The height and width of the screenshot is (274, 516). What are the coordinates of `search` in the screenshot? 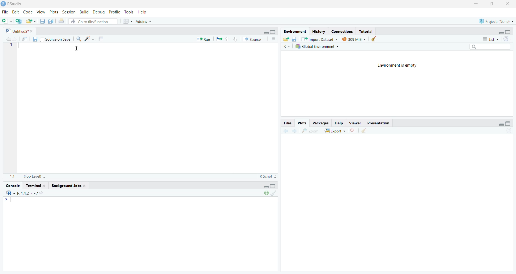 It's located at (491, 46).